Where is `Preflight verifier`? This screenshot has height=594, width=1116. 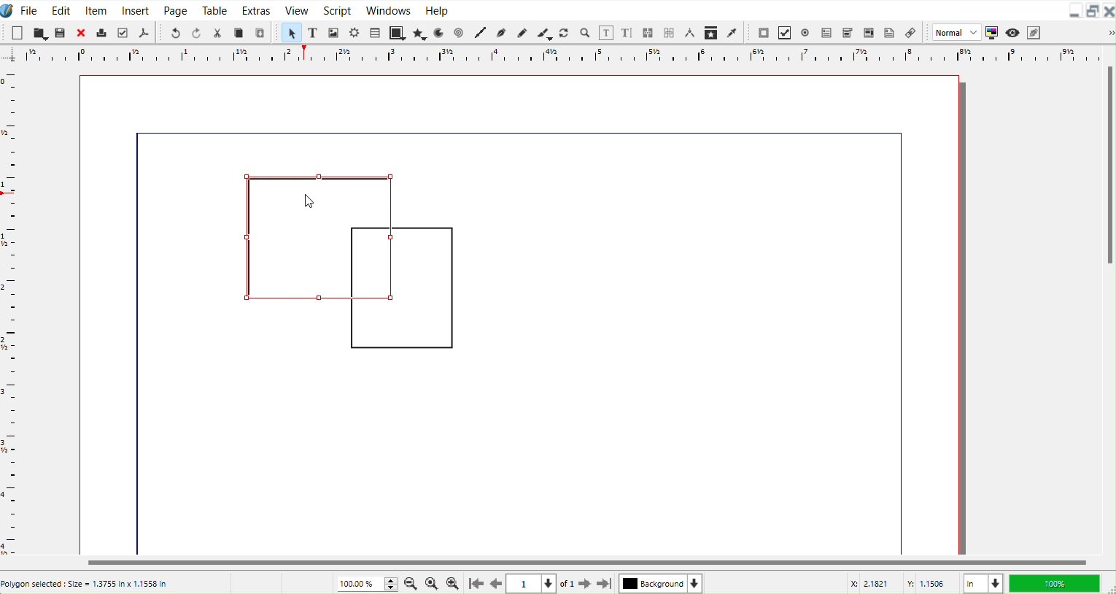
Preflight verifier is located at coordinates (123, 31).